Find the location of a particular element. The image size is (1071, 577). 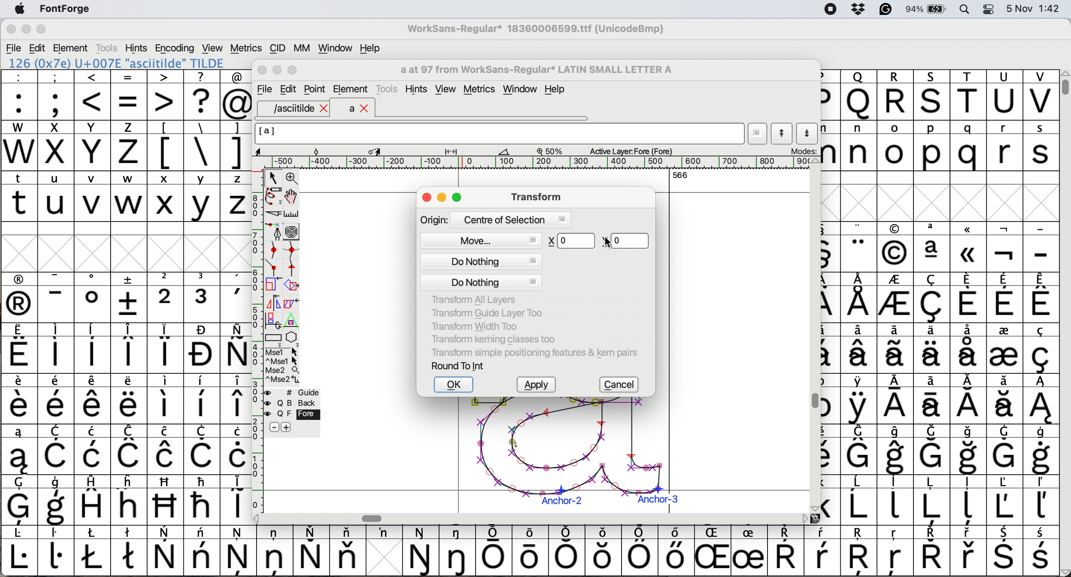

symbol is located at coordinates (19, 399).